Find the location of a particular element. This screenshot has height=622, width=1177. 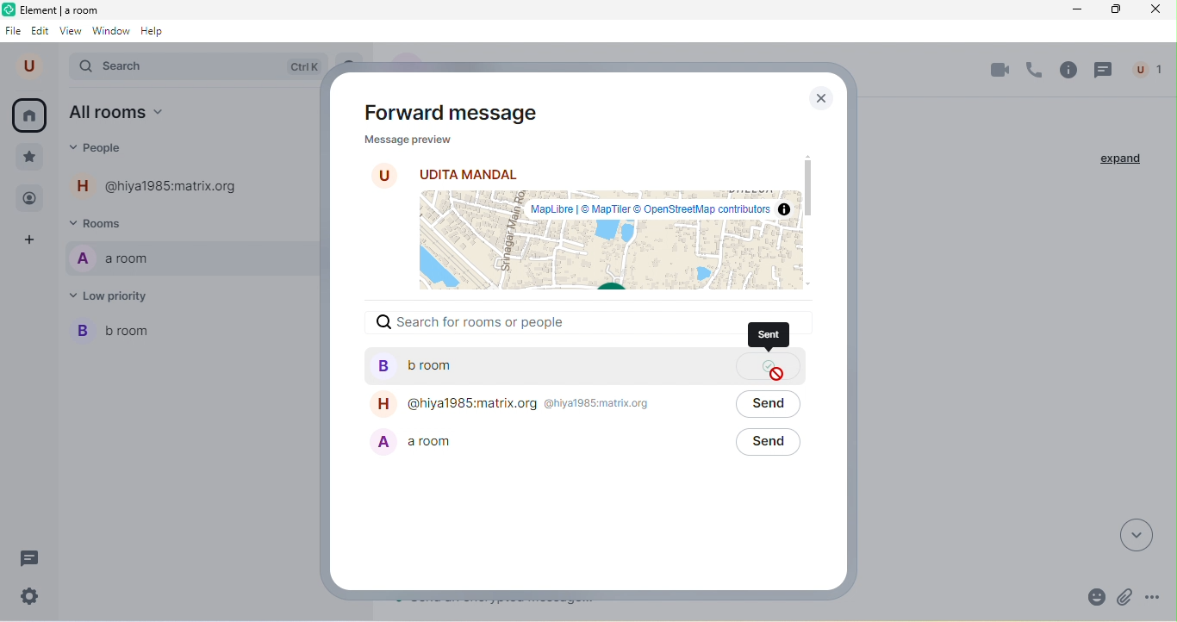

edit is located at coordinates (41, 31).